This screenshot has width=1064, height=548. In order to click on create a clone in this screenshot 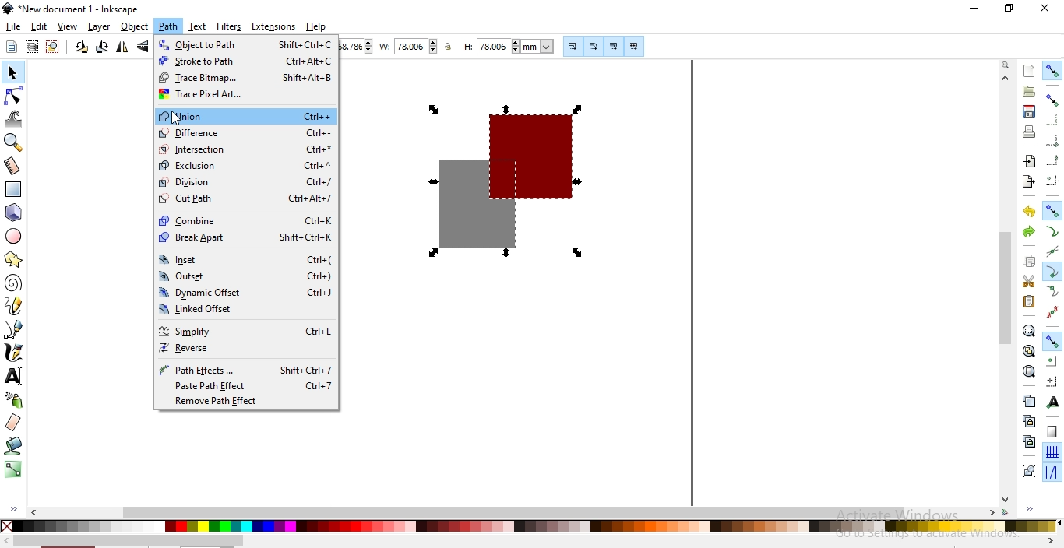, I will do `click(1028, 421)`.